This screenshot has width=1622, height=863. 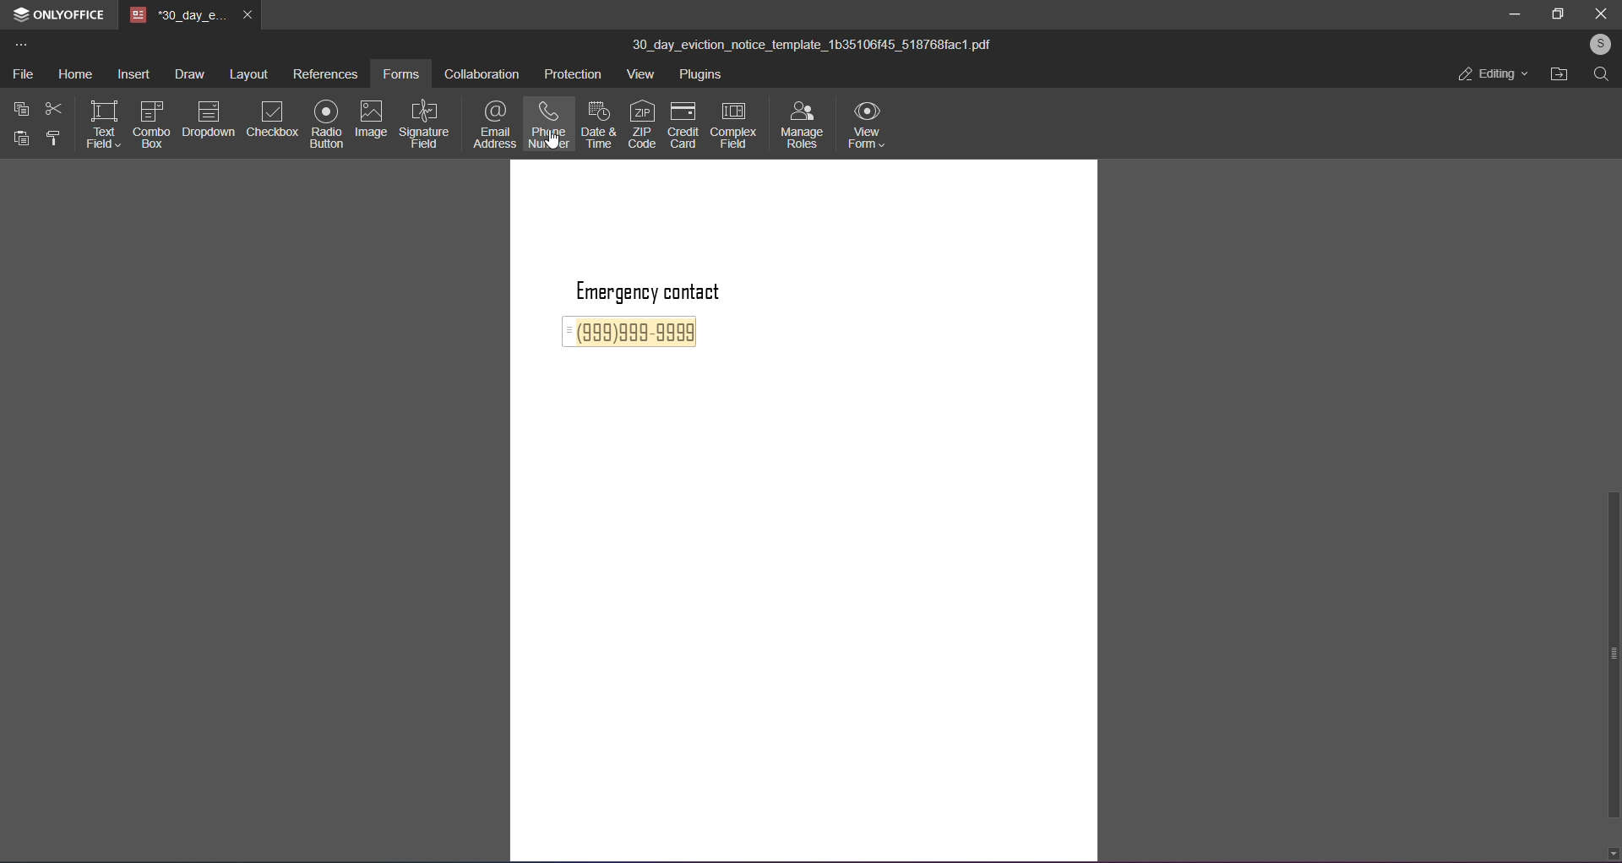 What do you see at coordinates (1600, 14) in the screenshot?
I see `close` at bounding box center [1600, 14].